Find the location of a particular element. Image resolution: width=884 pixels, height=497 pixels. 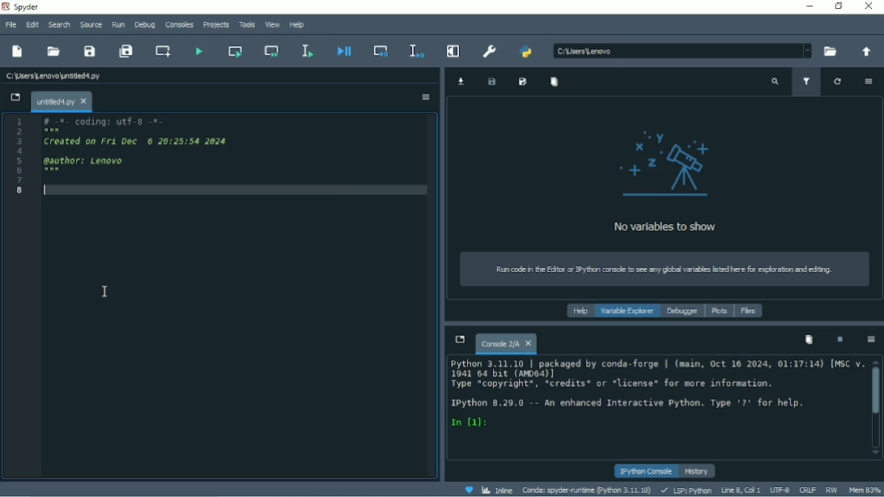

Run selection or current line is located at coordinates (308, 50).